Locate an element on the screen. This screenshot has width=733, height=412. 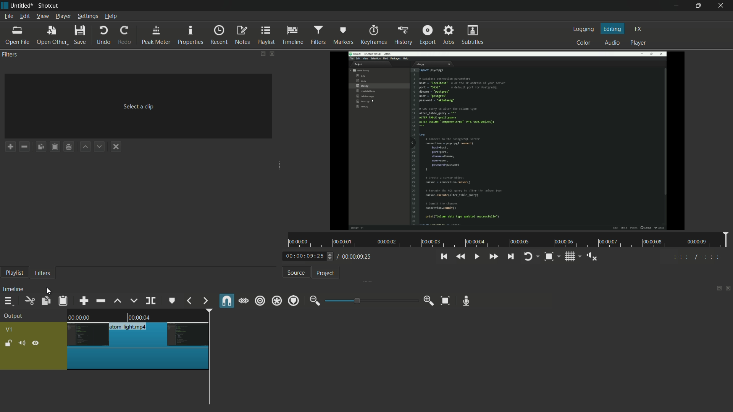
skip to the next point is located at coordinates (512, 257).